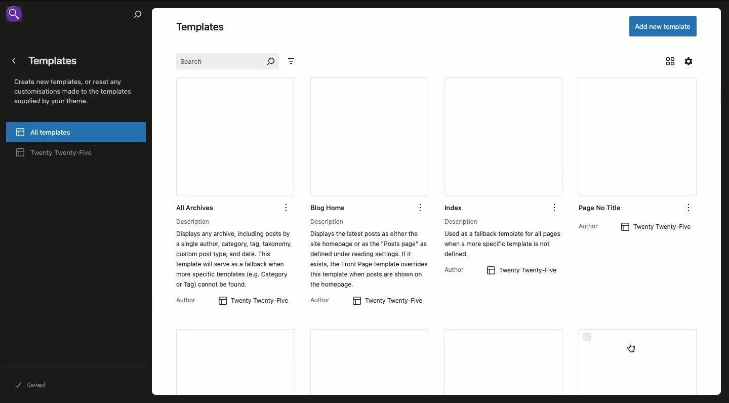 The width and height of the screenshot is (729, 403). Describe the element at coordinates (192, 301) in the screenshot. I see `Author ` at that location.